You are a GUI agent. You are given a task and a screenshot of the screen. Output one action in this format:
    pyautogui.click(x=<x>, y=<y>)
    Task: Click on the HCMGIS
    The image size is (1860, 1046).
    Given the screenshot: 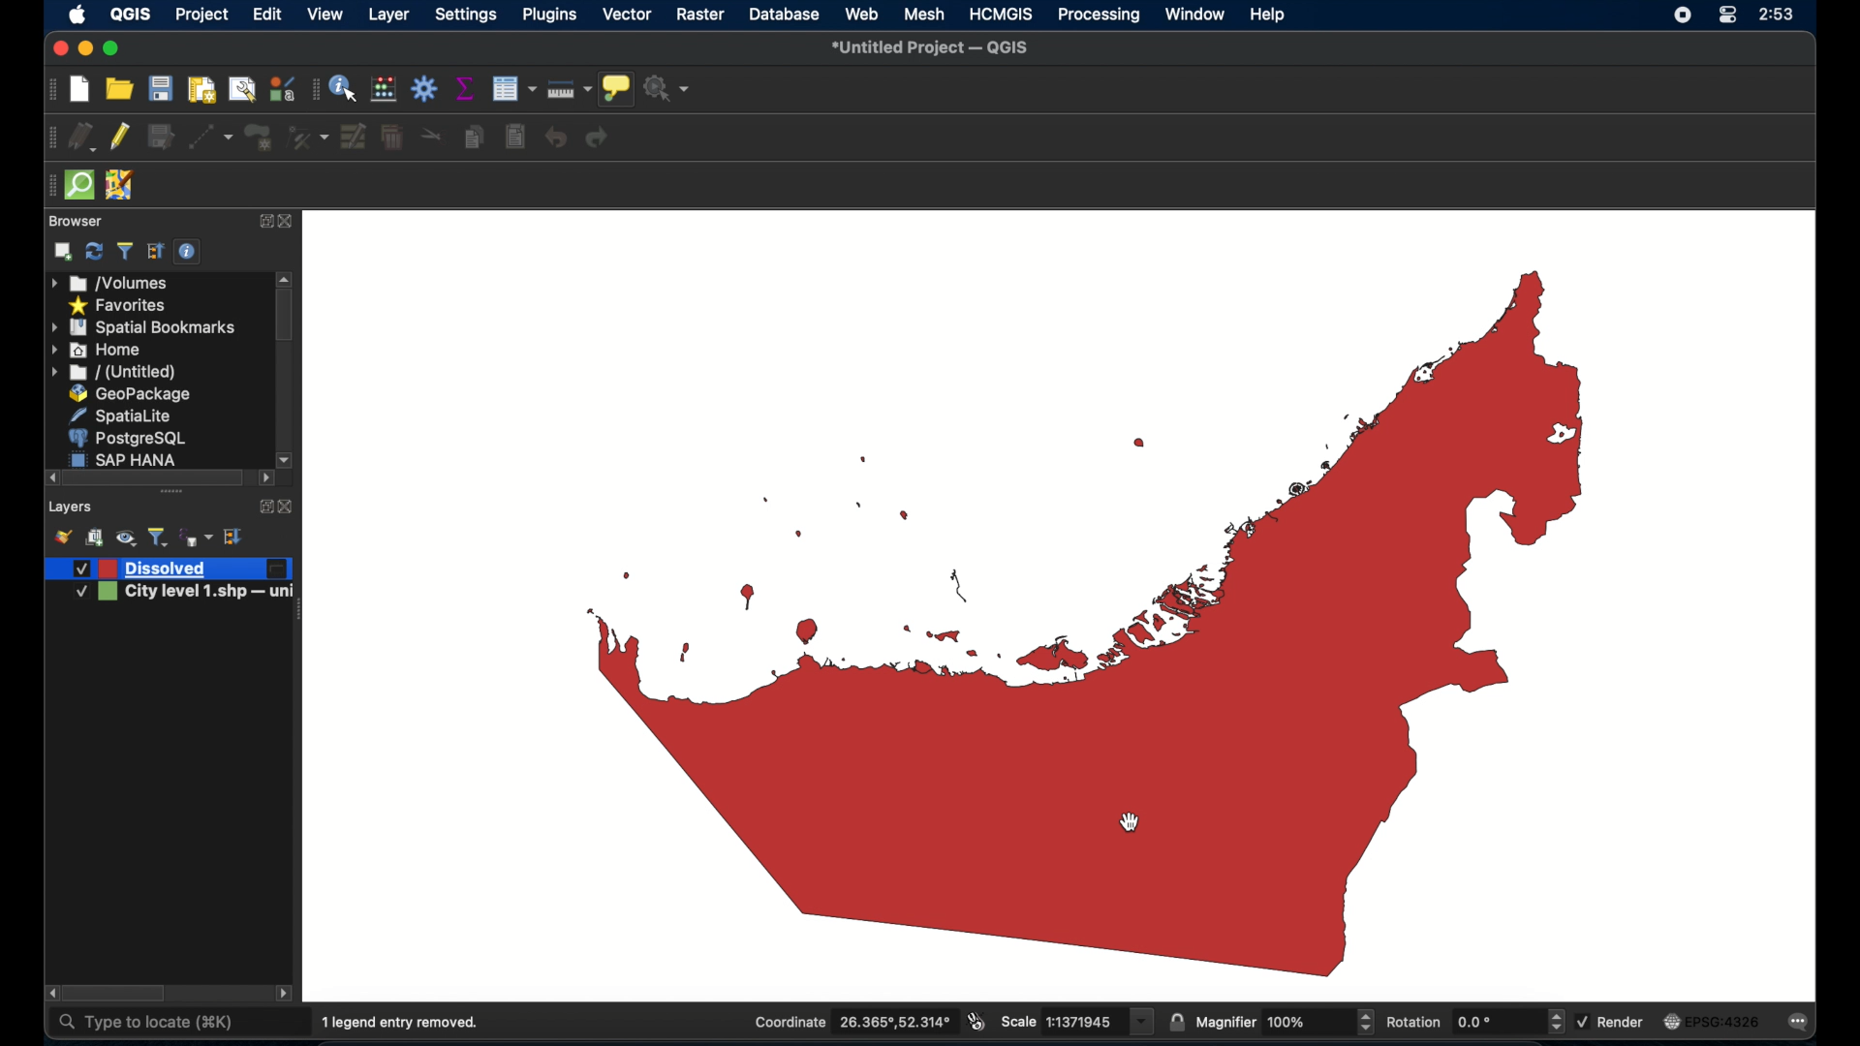 What is the action you would take?
    pyautogui.click(x=1002, y=14)
    